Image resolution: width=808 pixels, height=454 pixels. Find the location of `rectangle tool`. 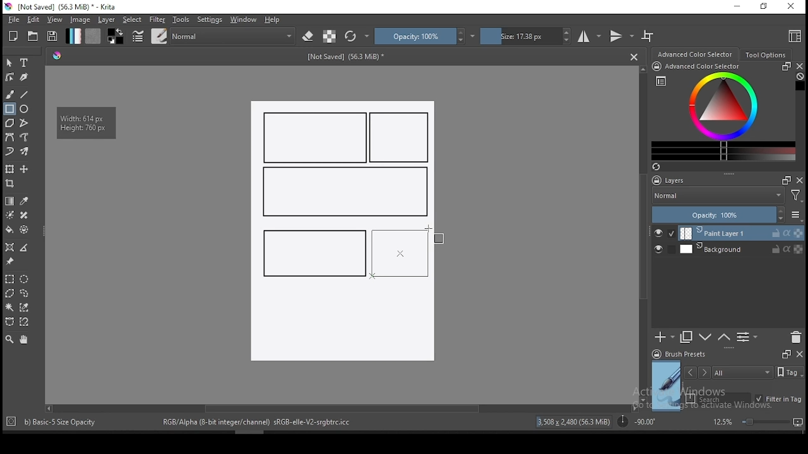

rectangle tool is located at coordinates (9, 109).